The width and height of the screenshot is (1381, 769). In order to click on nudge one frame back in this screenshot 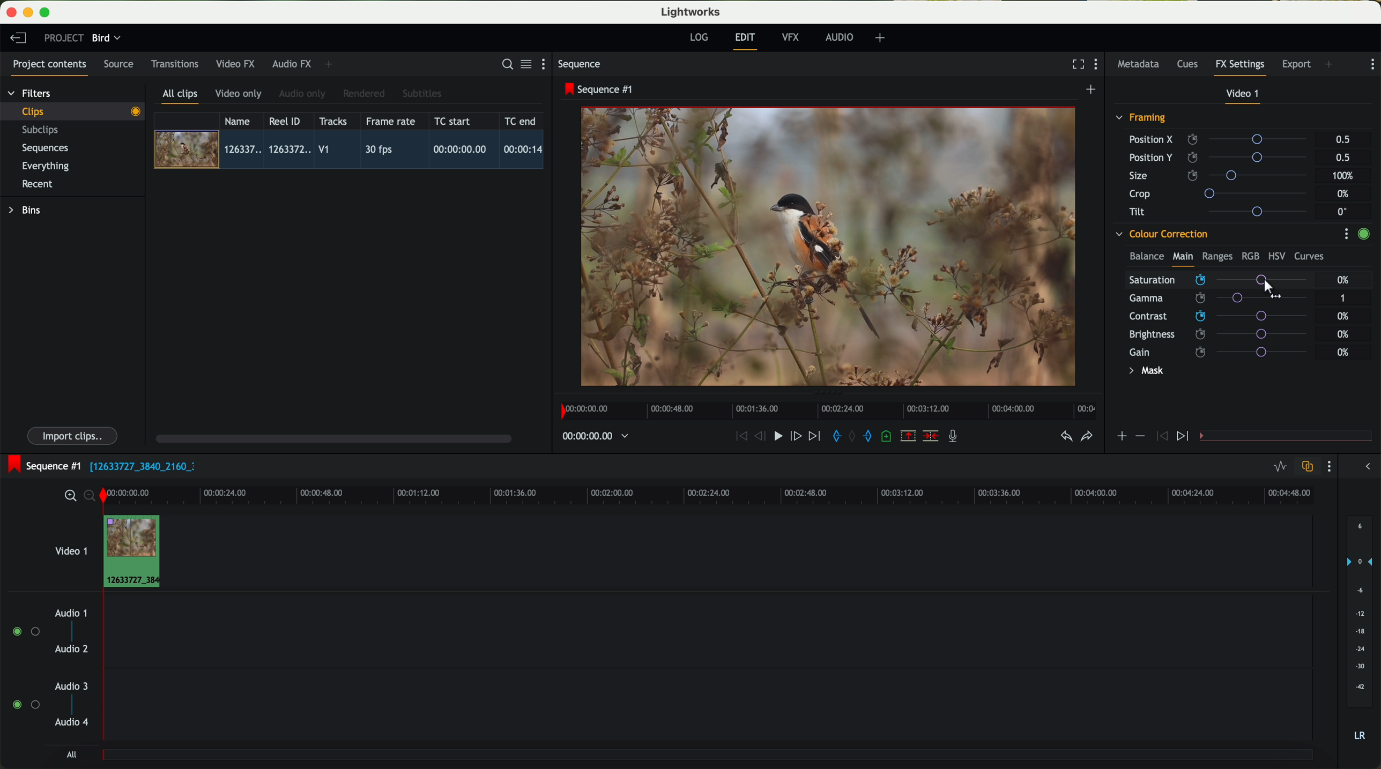, I will do `click(762, 437)`.